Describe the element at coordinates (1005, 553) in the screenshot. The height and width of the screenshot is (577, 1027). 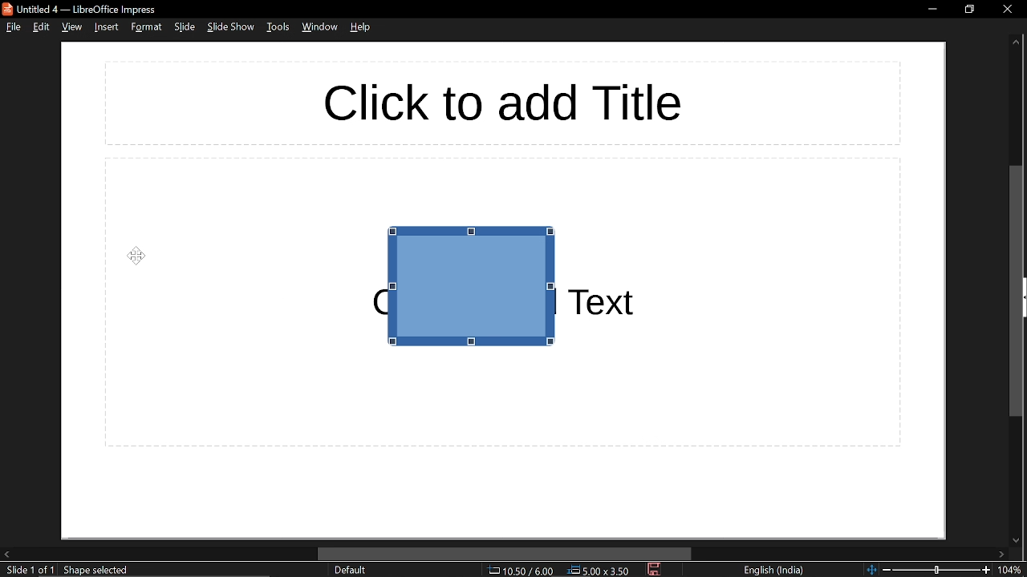
I see `move right` at that location.